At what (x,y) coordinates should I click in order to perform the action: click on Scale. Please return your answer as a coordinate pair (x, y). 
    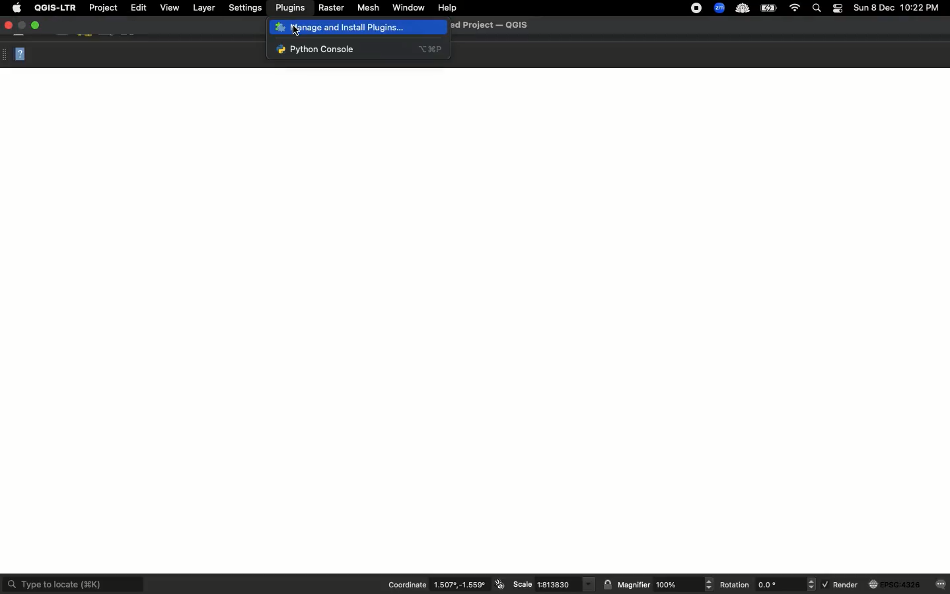
    Looking at the image, I should click on (566, 585).